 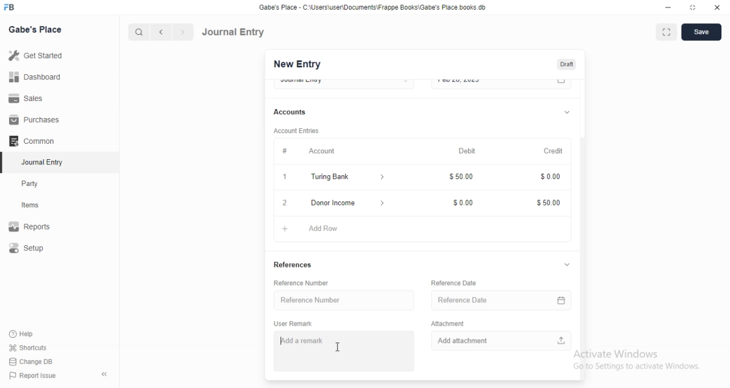 What do you see at coordinates (36, 98) in the screenshot?
I see `Sales` at bounding box center [36, 98].